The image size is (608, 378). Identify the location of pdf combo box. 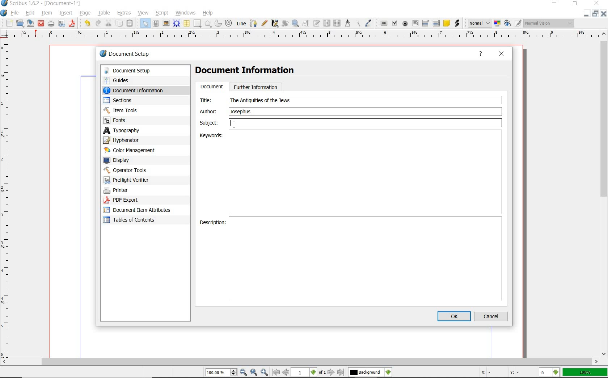
(426, 24).